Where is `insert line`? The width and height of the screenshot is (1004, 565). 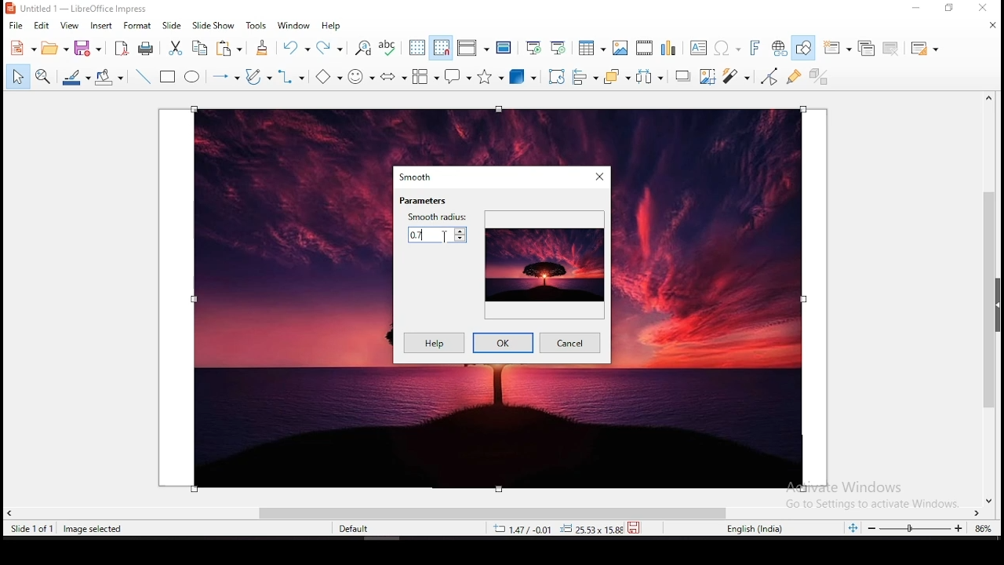 insert line is located at coordinates (142, 76).